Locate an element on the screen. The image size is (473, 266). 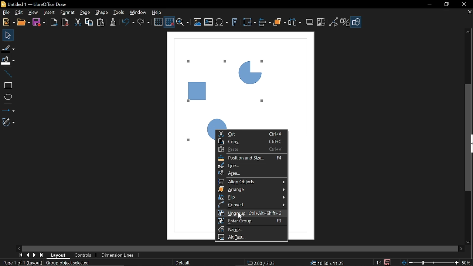
Tools is located at coordinates (118, 13).